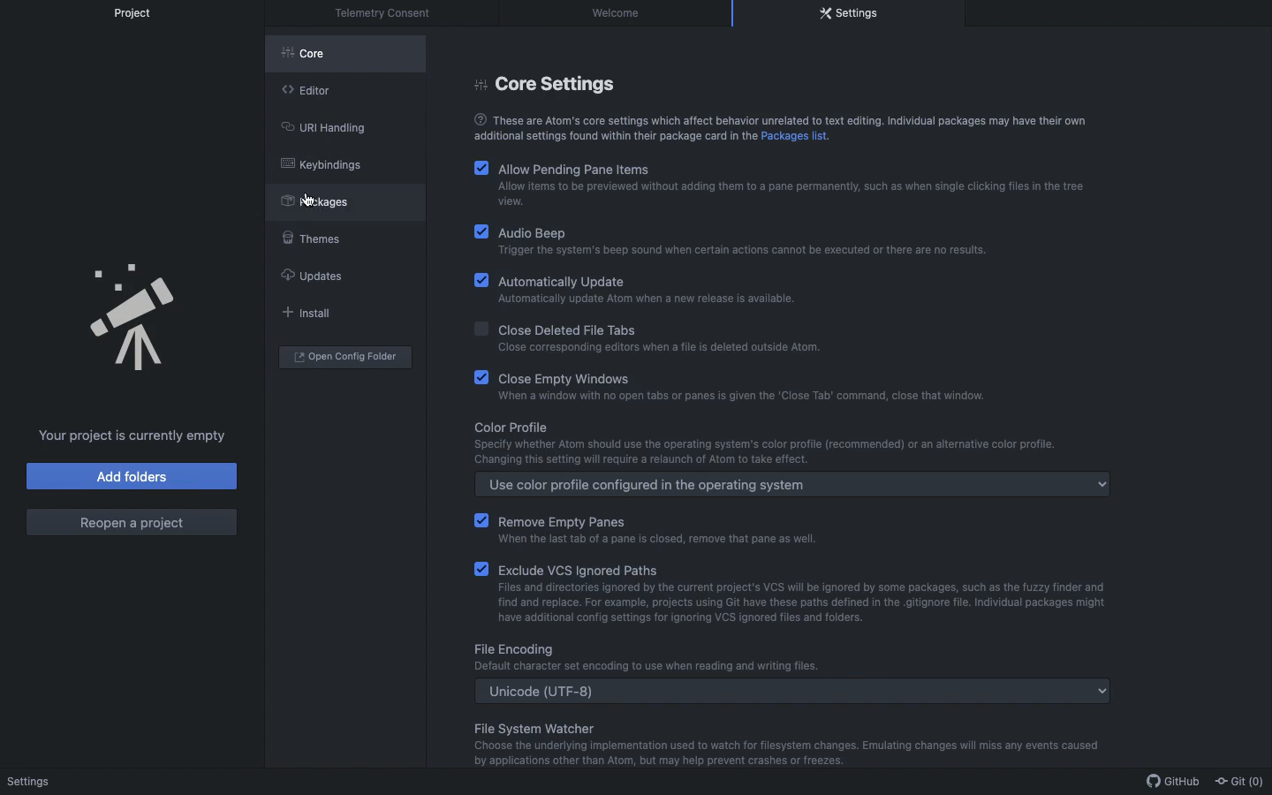 This screenshot has width=1272, height=795. What do you see at coordinates (140, 13) in the screenshot?
I see `project ` at bounding box center [140, 13].